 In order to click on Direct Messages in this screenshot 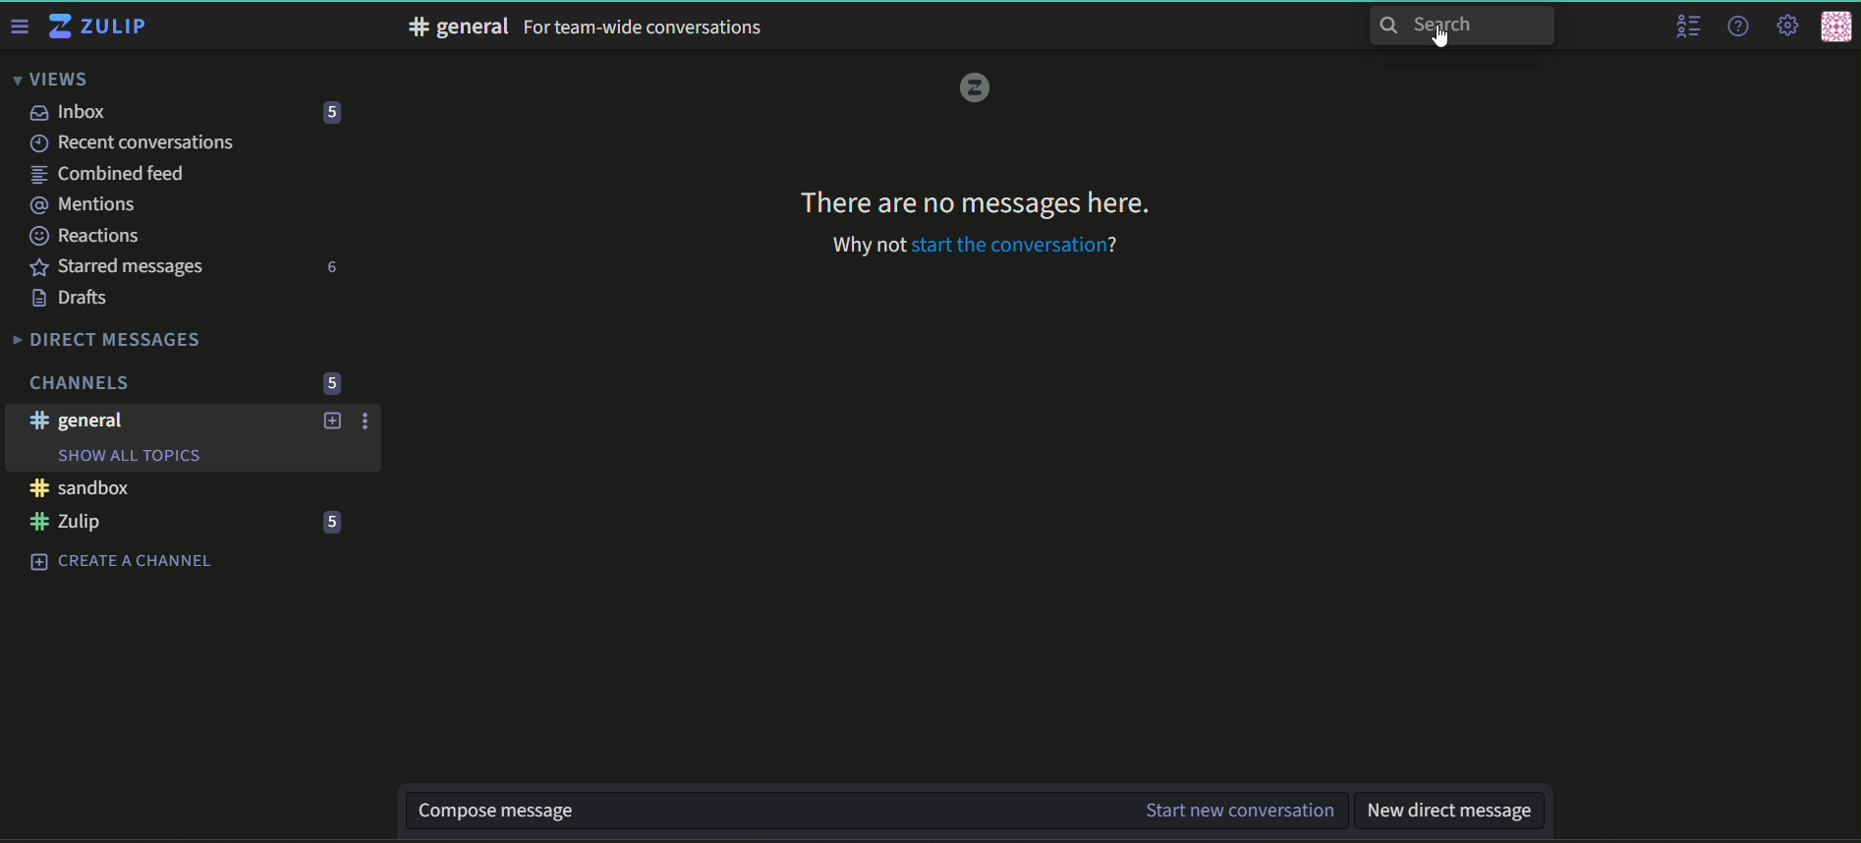, I will do `click(109, 340)`.